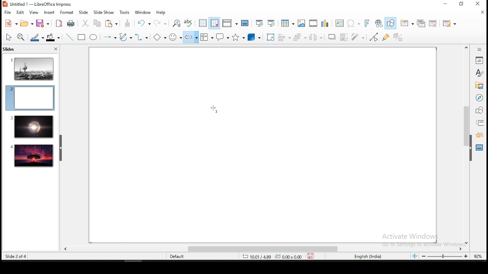  Describe the element at coordinates (379, 24) in the screenshot. I see `hyperlink` at that location.